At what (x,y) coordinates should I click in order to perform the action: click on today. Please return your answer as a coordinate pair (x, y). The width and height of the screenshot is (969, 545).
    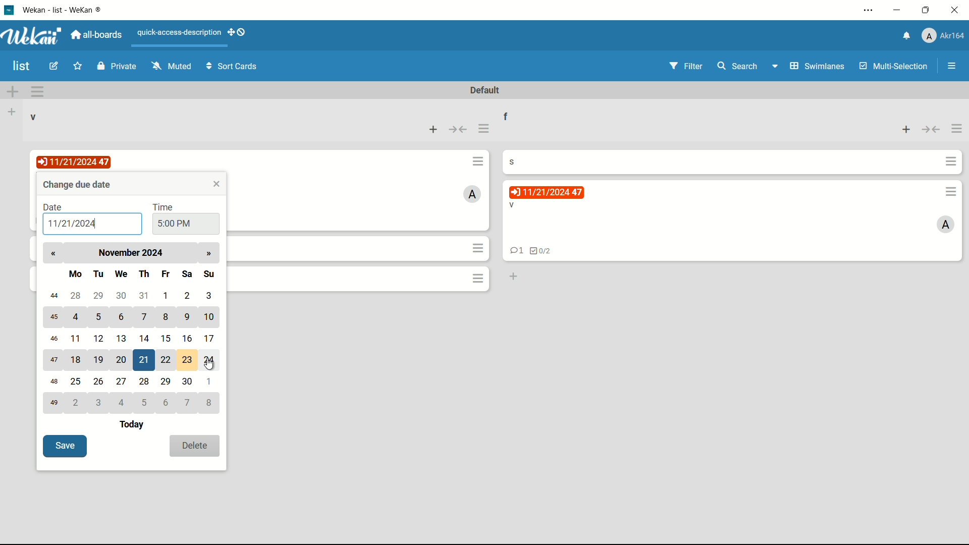
    Looking at the image, I should click on (134, 425).